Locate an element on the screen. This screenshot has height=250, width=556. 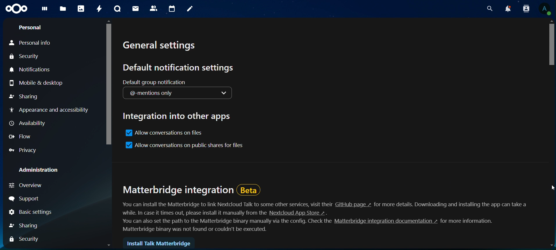
Sharing is located at coordinates (25, 226).